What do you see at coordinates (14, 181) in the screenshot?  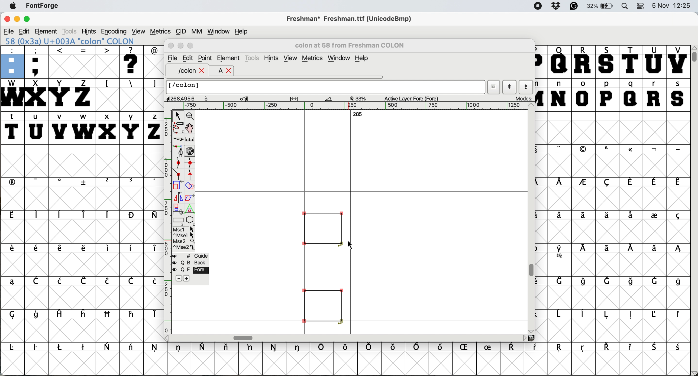 I see `symbol` at bounding box center [14, 181].